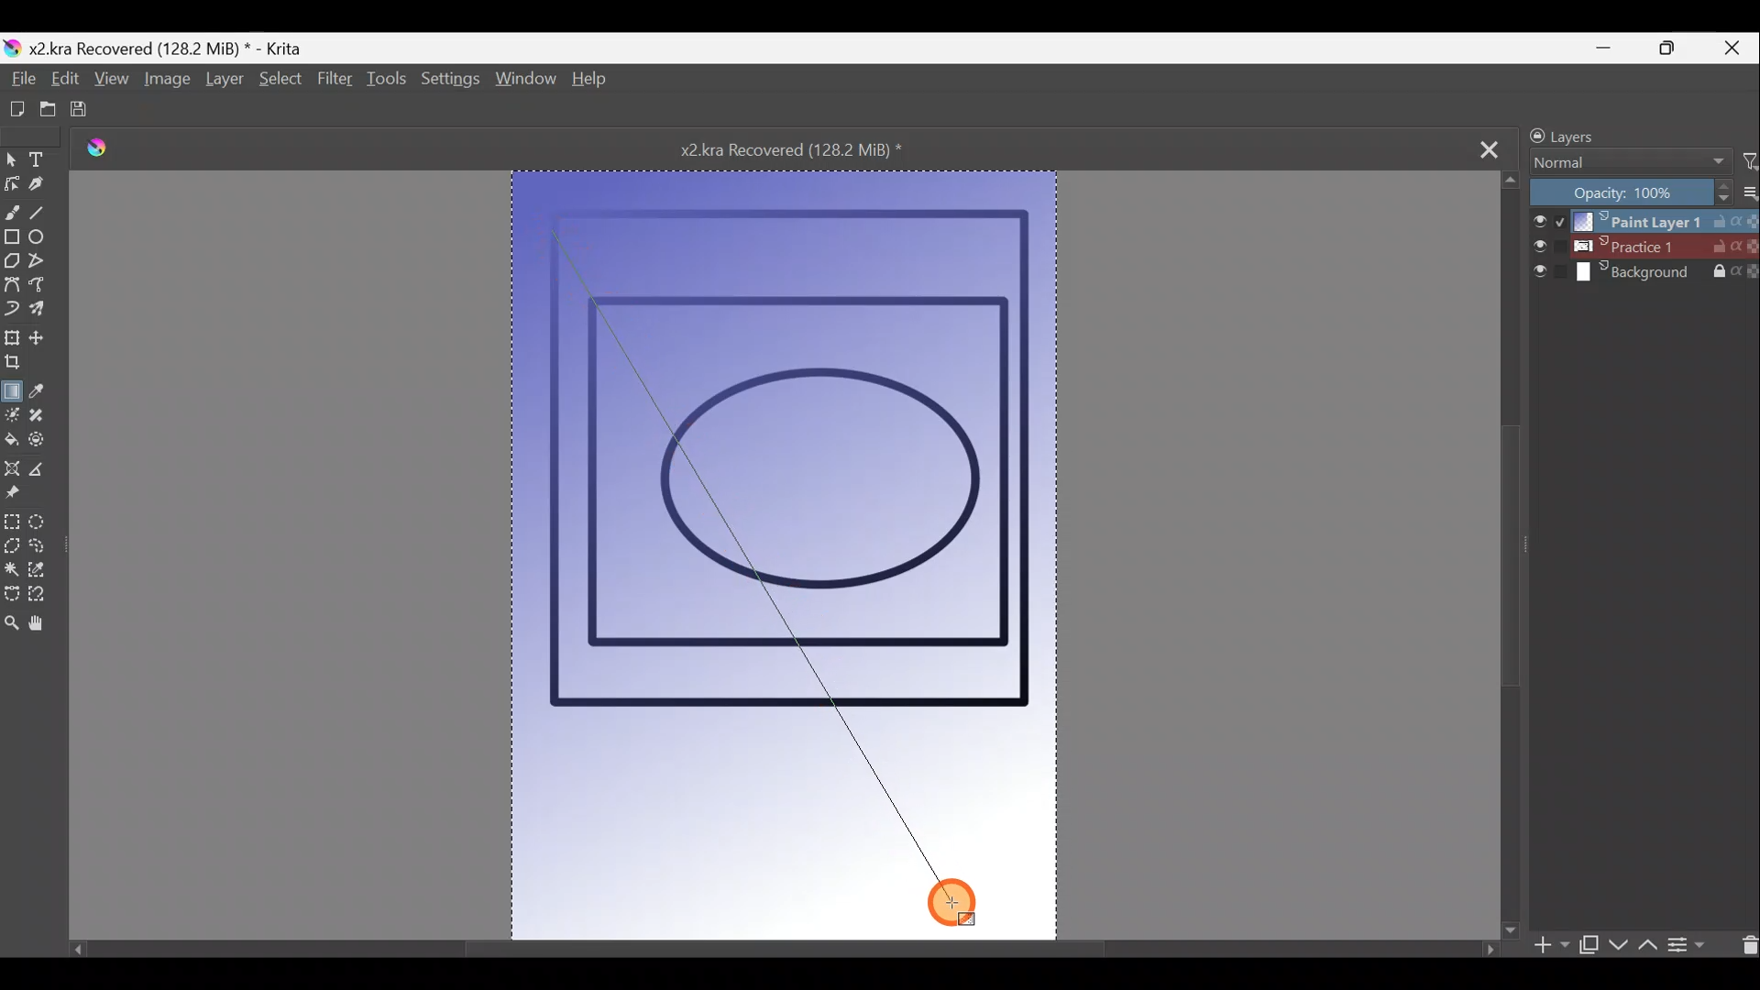  What do you see at coordinates (1736, 47) in the screenshot?
I see `Close` at bounding box center [1736, 47].